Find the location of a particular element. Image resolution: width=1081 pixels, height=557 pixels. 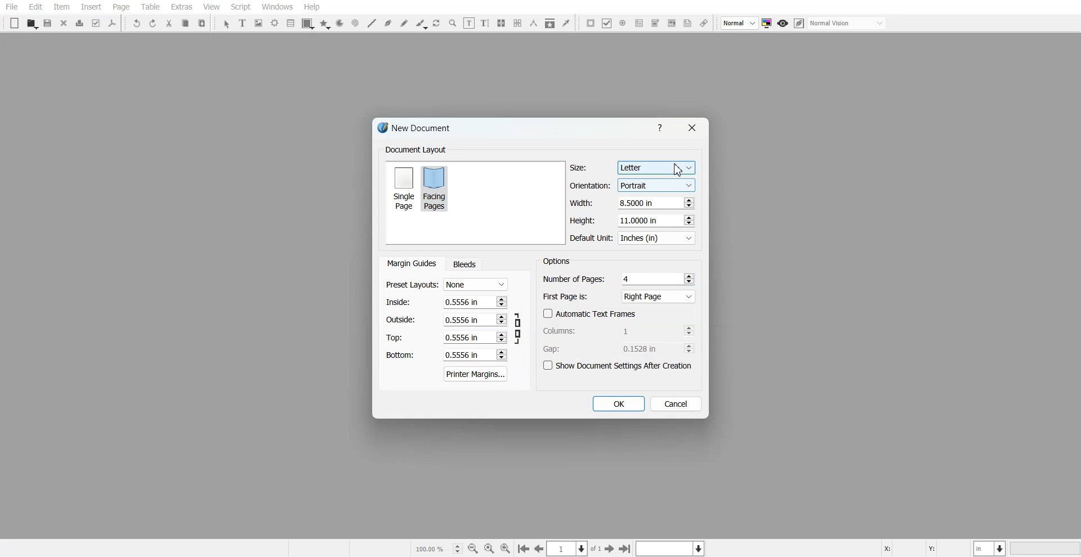

Item is located at coordinates (61, 7).